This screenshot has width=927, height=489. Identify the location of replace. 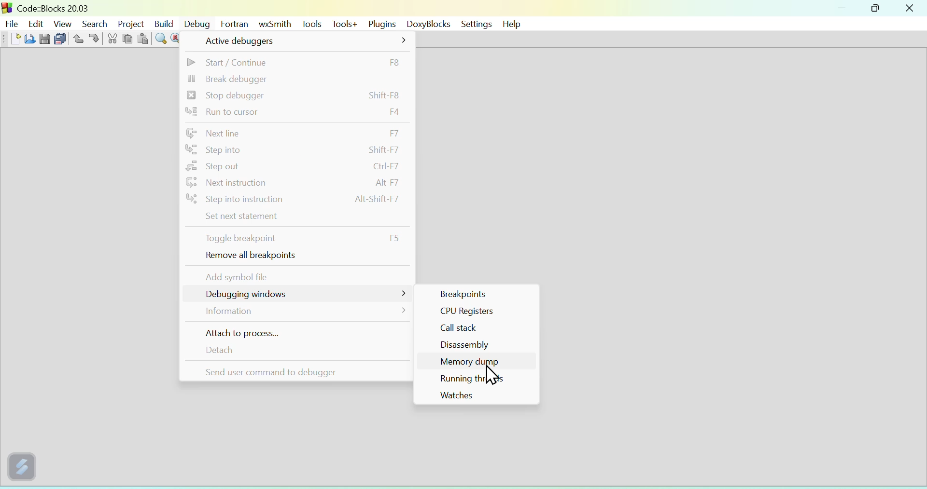
(176, 39).